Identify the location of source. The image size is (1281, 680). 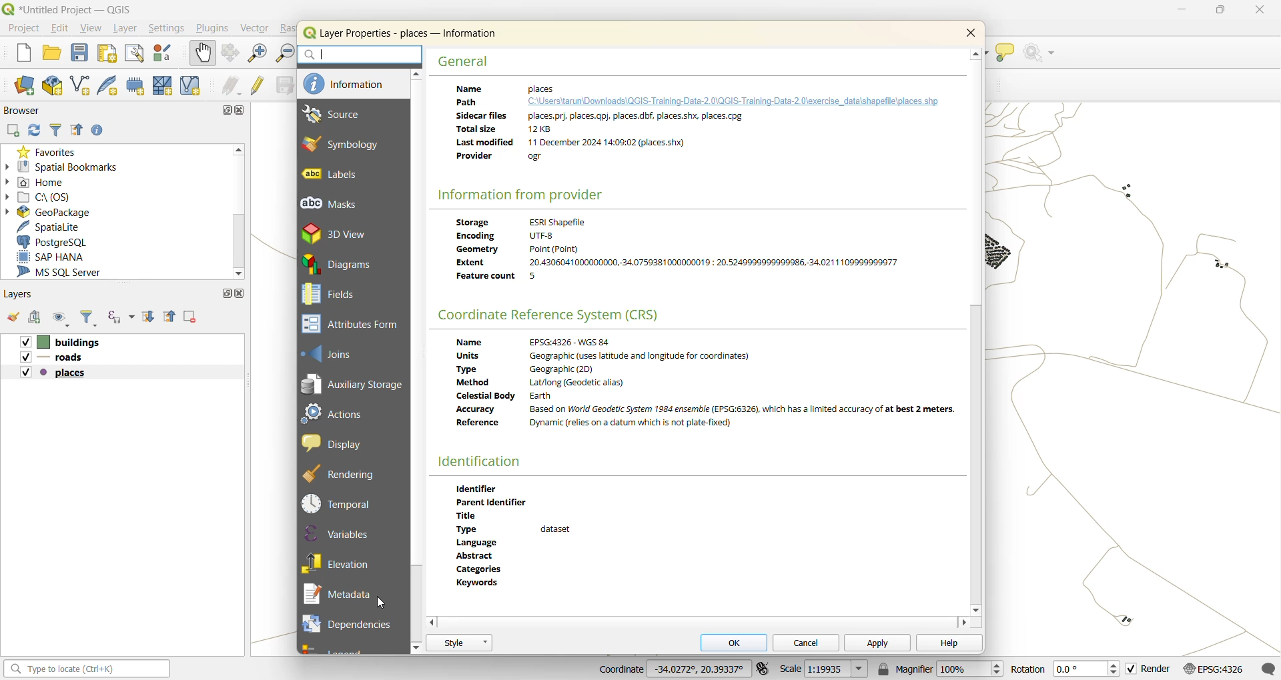
(348, 115).